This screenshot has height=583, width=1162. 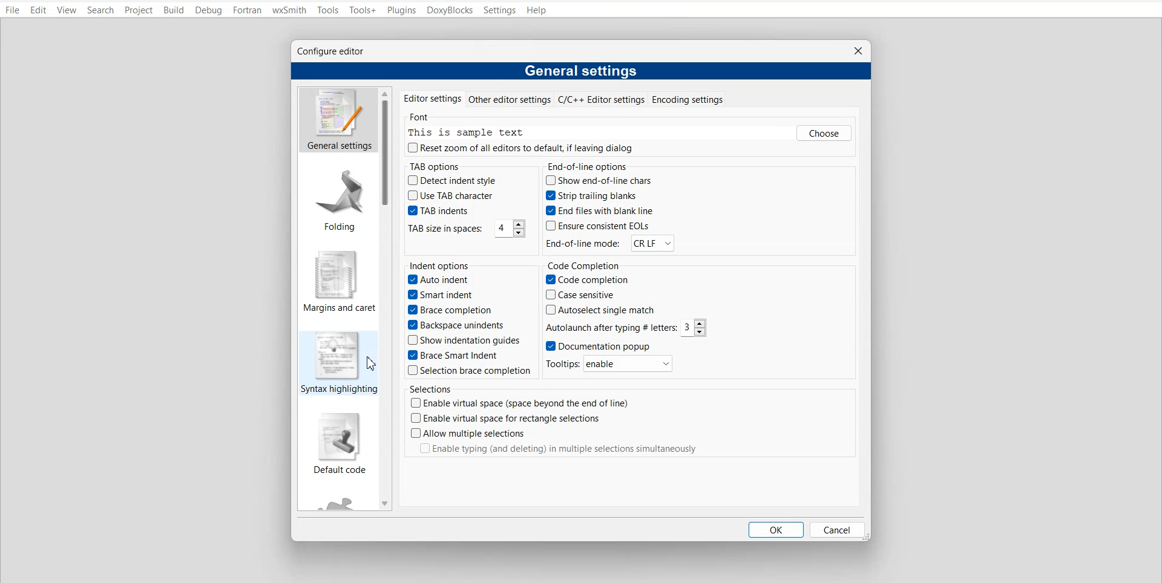 I want to click on Choose, so click(x=826, y=134).